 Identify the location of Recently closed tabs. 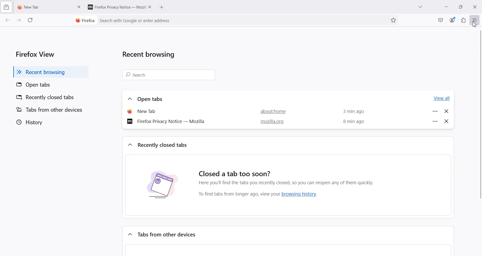
(49, 98).